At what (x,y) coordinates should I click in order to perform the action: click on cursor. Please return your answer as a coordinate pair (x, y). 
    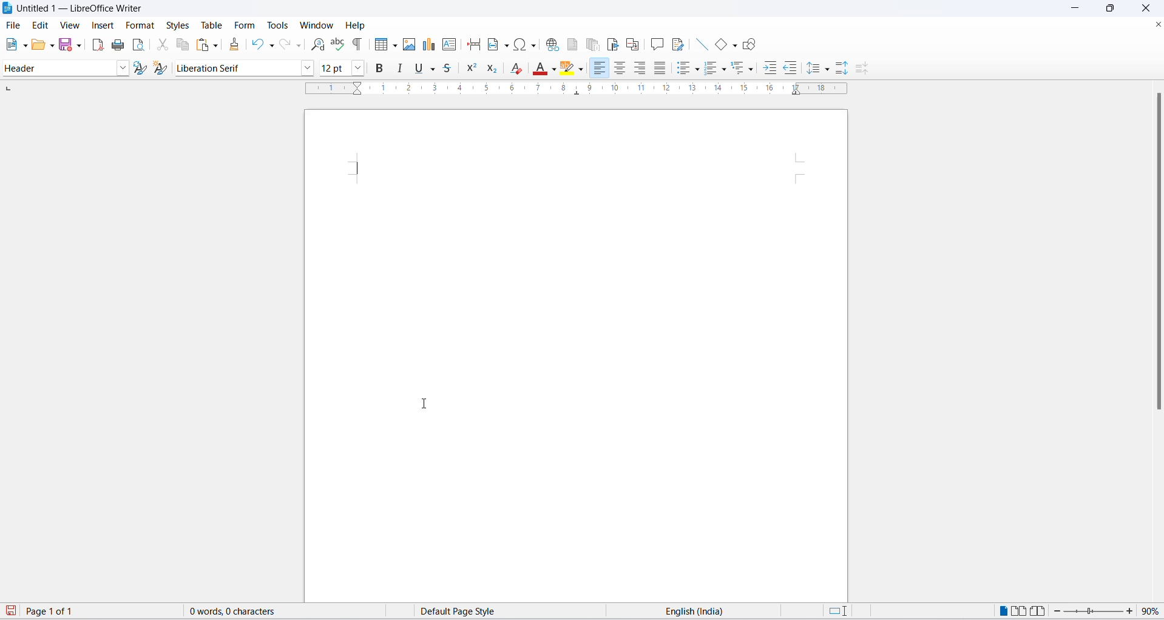
    Looking at the image, I should click on (428, 404).